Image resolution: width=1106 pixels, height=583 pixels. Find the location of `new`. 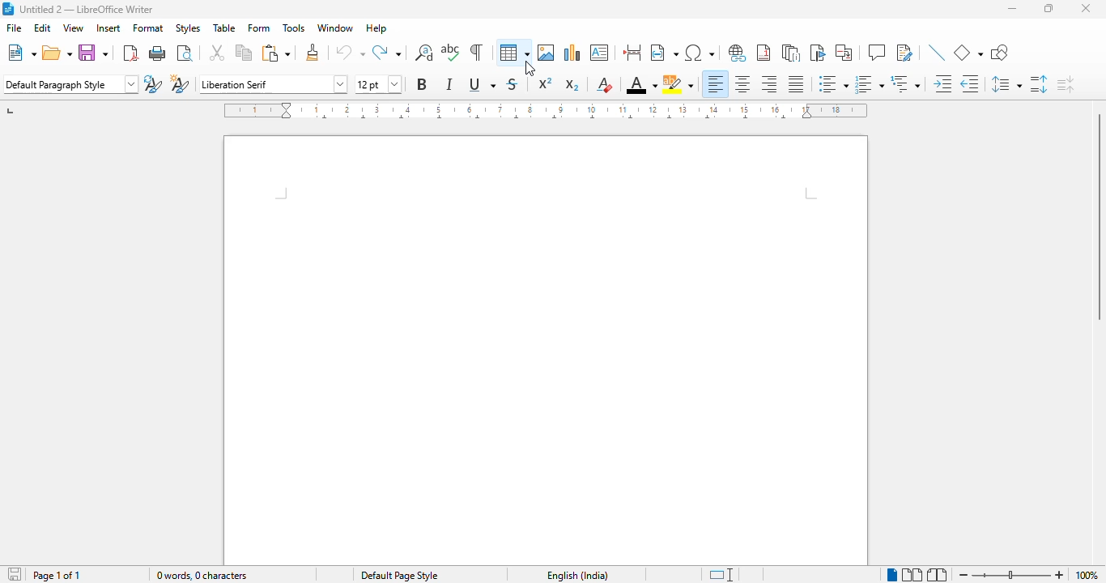

new is located at coordinates (20, 52).